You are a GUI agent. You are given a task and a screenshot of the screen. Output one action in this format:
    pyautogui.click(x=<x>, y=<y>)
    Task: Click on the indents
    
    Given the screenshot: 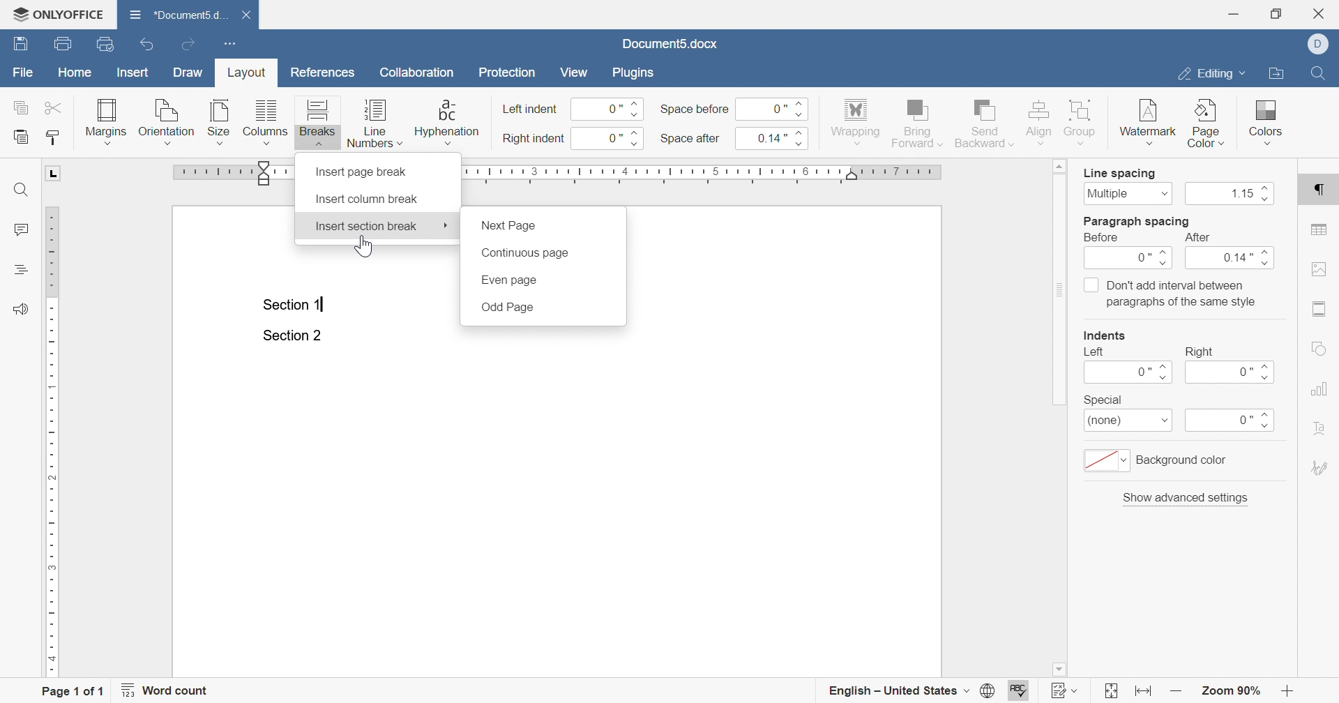 What is the action you would take?
    pyautogui.click(x=1107, y=335)
    